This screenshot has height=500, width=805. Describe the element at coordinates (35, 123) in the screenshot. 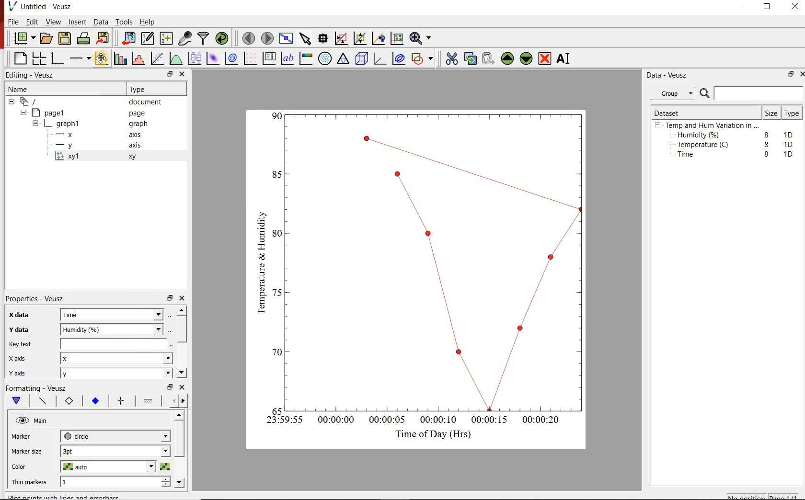

I see `hide sub menu` at that location.